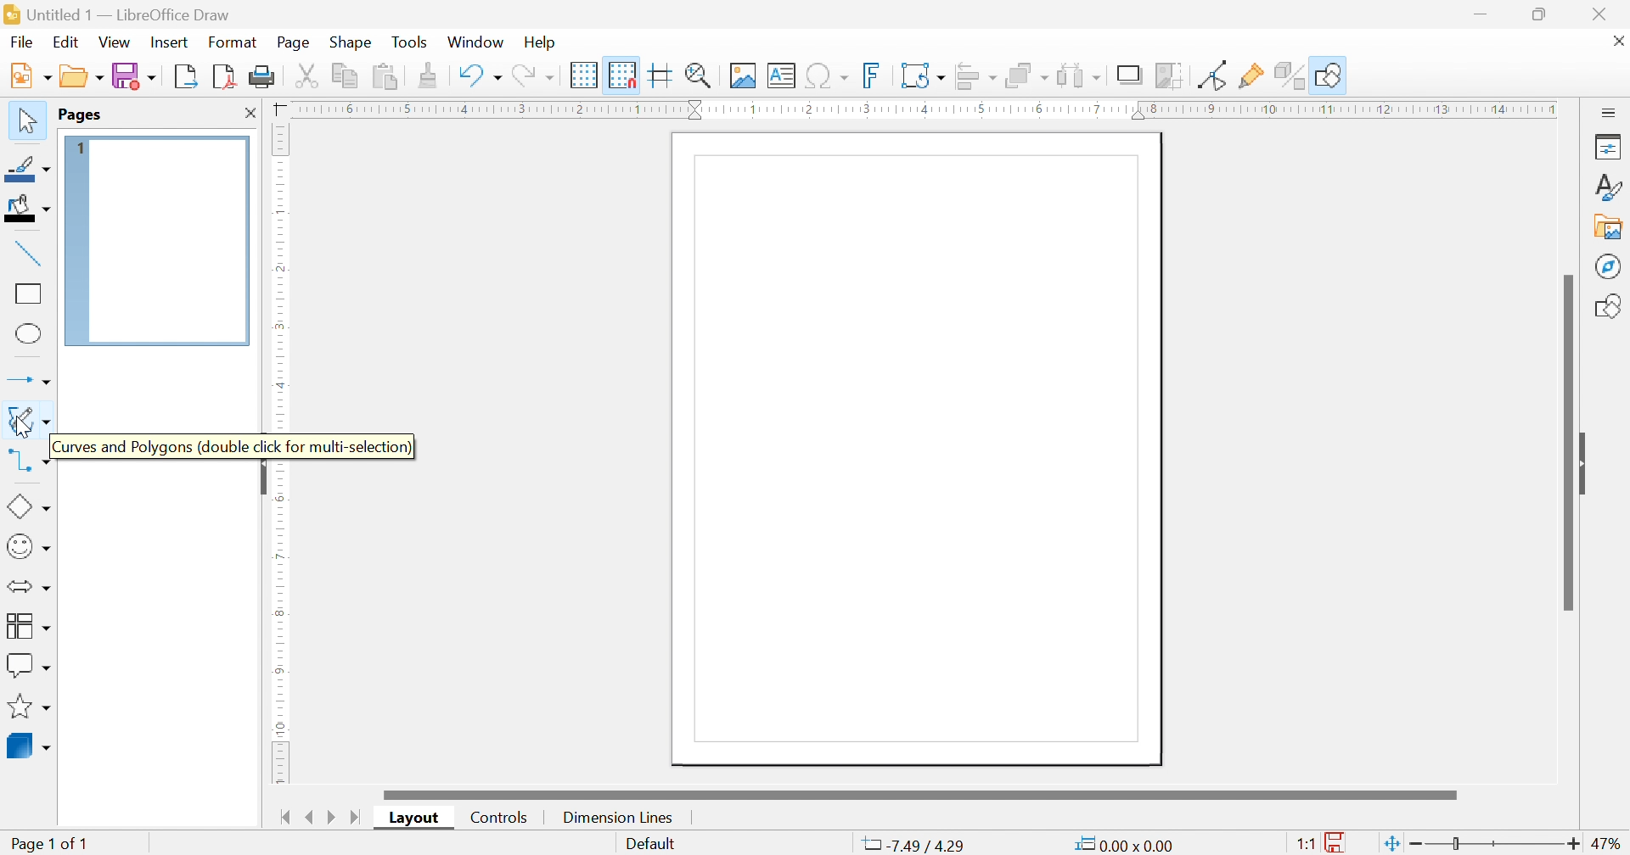 Image resolution: width=1630 pixels, height=855 pixels. Describe the element at coordinates (700, 75) in the screenshot. I see `zoom & plan` at that location.